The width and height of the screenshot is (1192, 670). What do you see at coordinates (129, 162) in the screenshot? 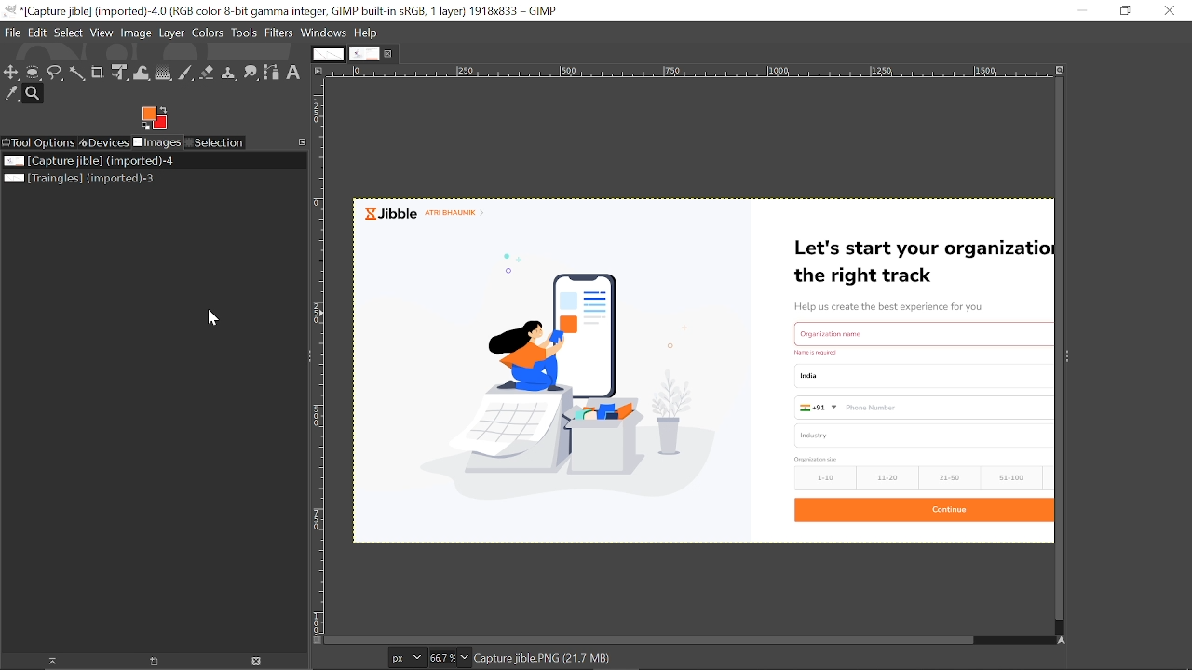
I see `Current file` at bounding box center [129, 162].